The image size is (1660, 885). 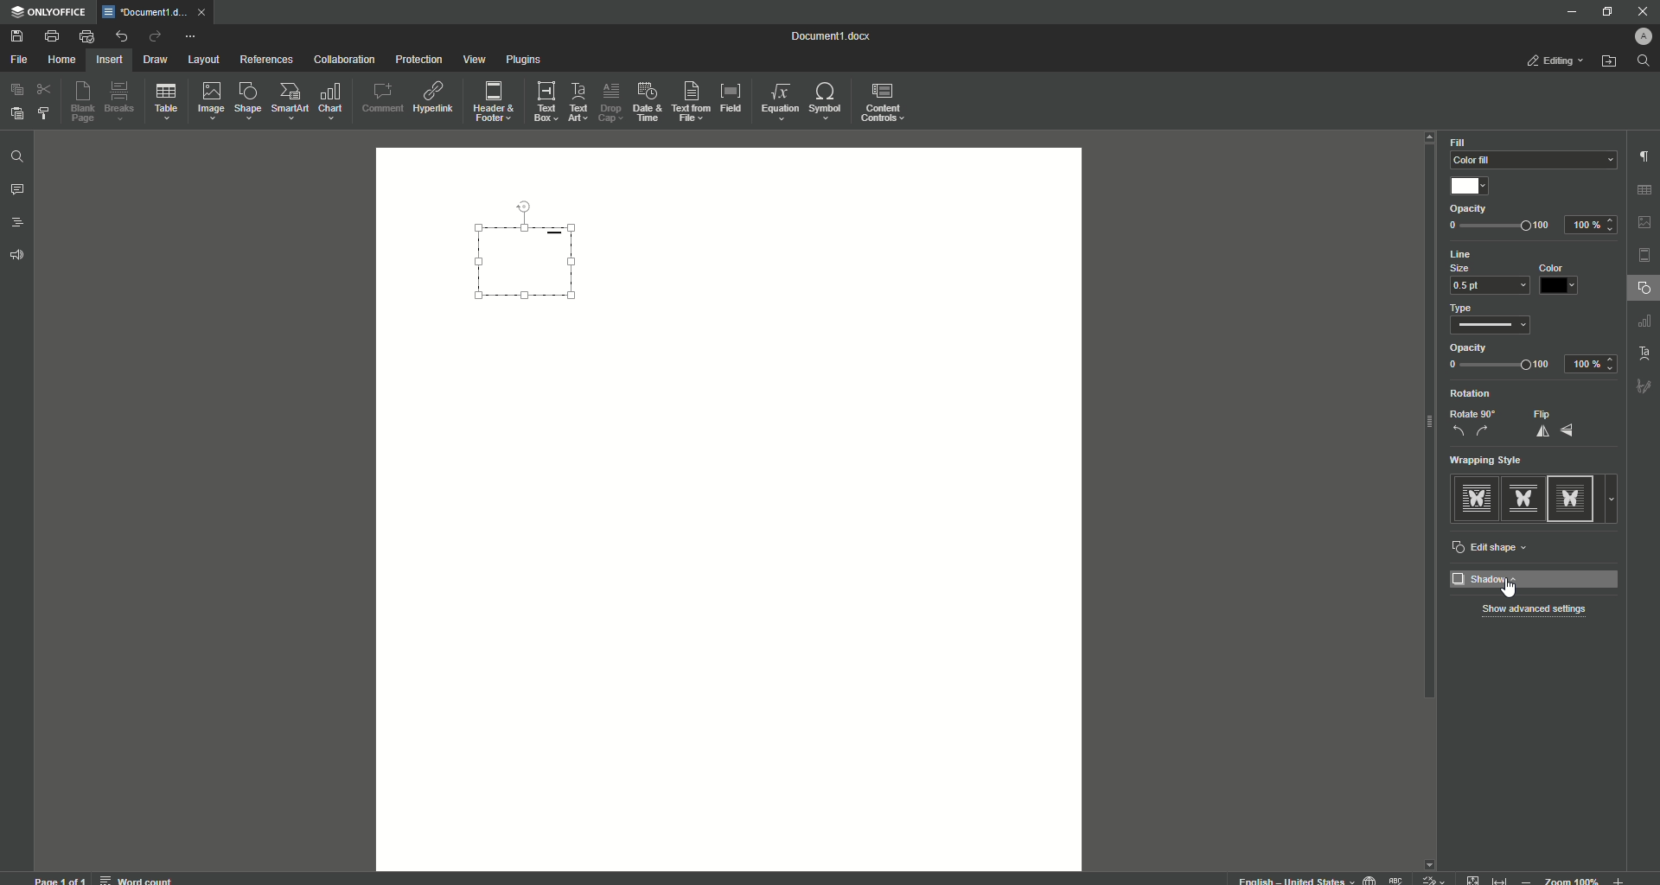 I want to click on scroll down, so click(x=1431, y=860).